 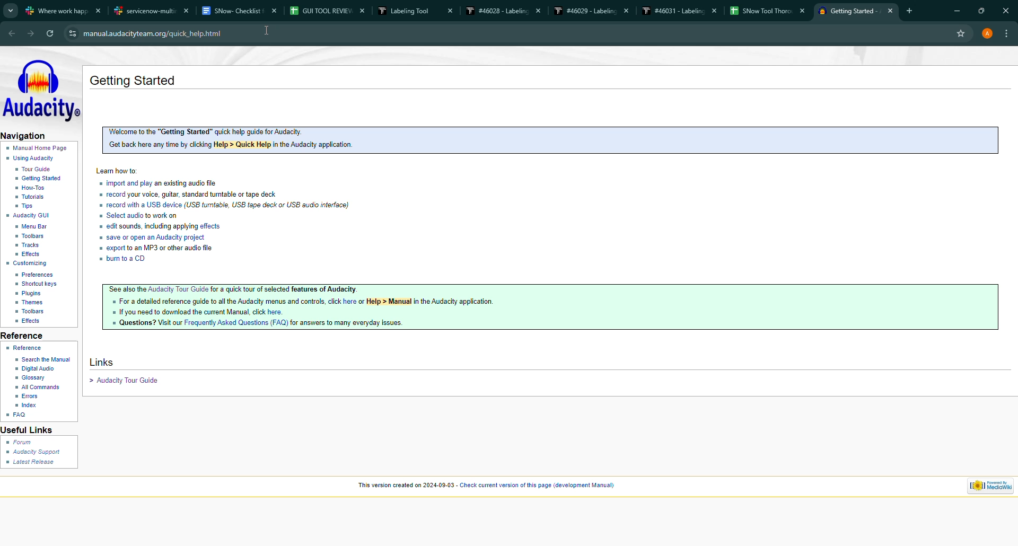 What do you see at coordinates (19, 416) in the screenshot?
I see `faq` at bounding box center [19, 416].